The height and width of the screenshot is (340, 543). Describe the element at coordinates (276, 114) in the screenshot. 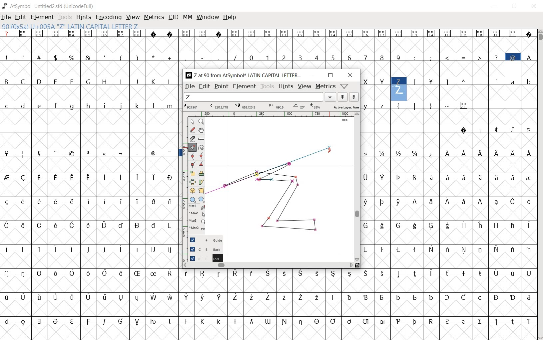

I see `ruler` at that location.